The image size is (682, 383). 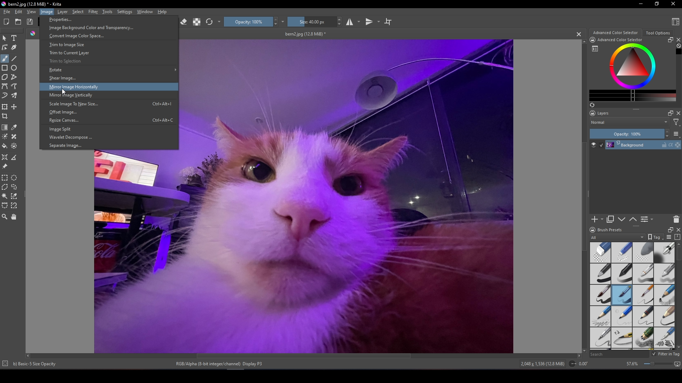 I want to click on Select shapes tool, so click(x=5, y=38).